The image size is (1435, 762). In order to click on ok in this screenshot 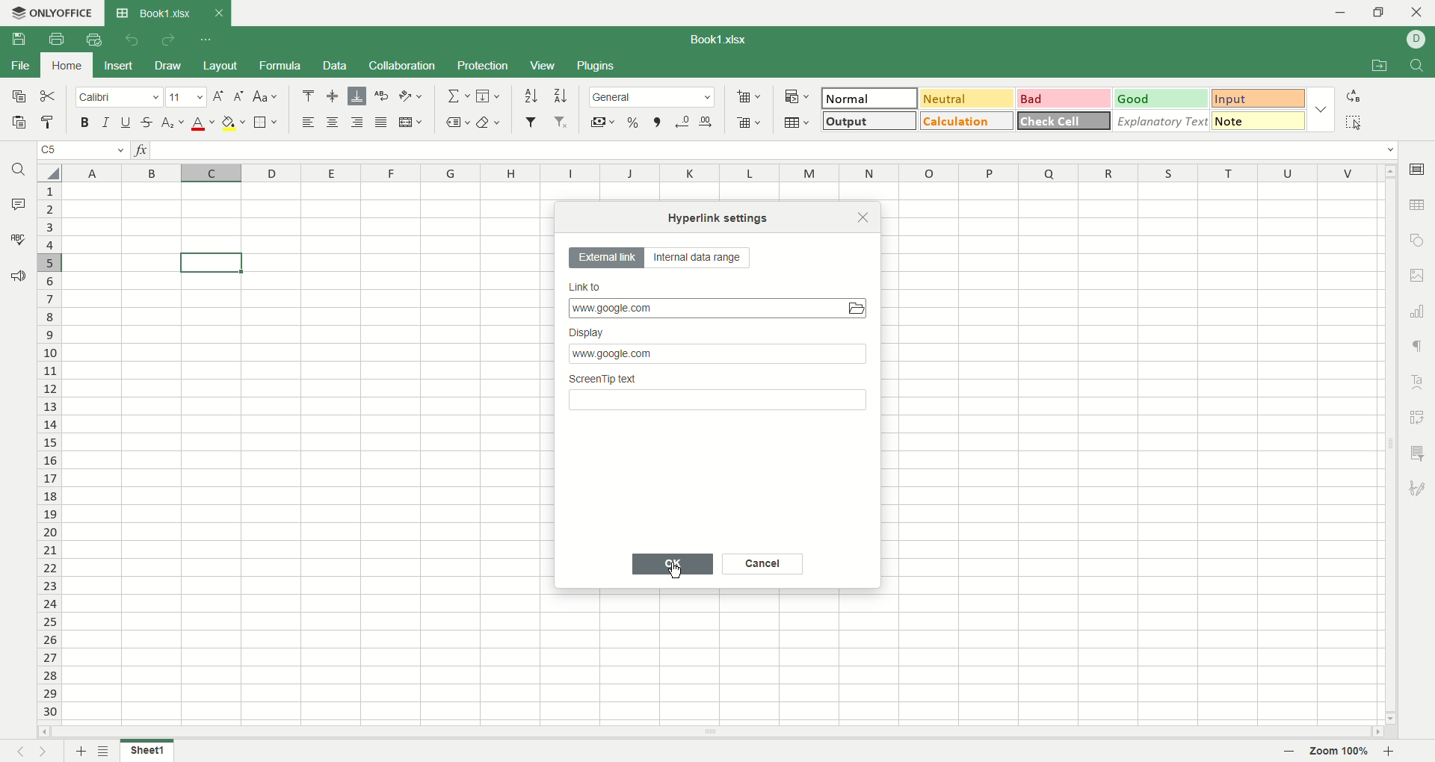, I will do `click(675, 564)`.